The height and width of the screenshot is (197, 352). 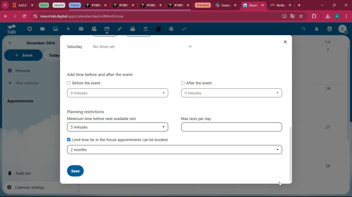 What do you see at coordinates (334, 5) in the screenshot?
I see `maximize` at bounding box center [334, 5].